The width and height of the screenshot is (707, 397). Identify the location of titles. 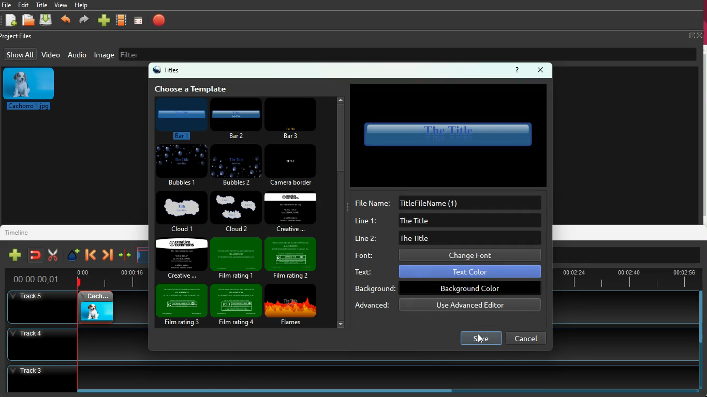
(168, 71).